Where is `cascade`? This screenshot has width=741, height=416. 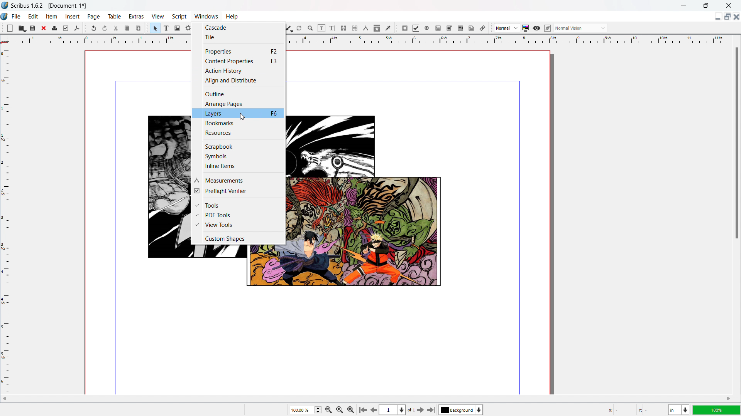
cascade is located at coordinates (238, 27).